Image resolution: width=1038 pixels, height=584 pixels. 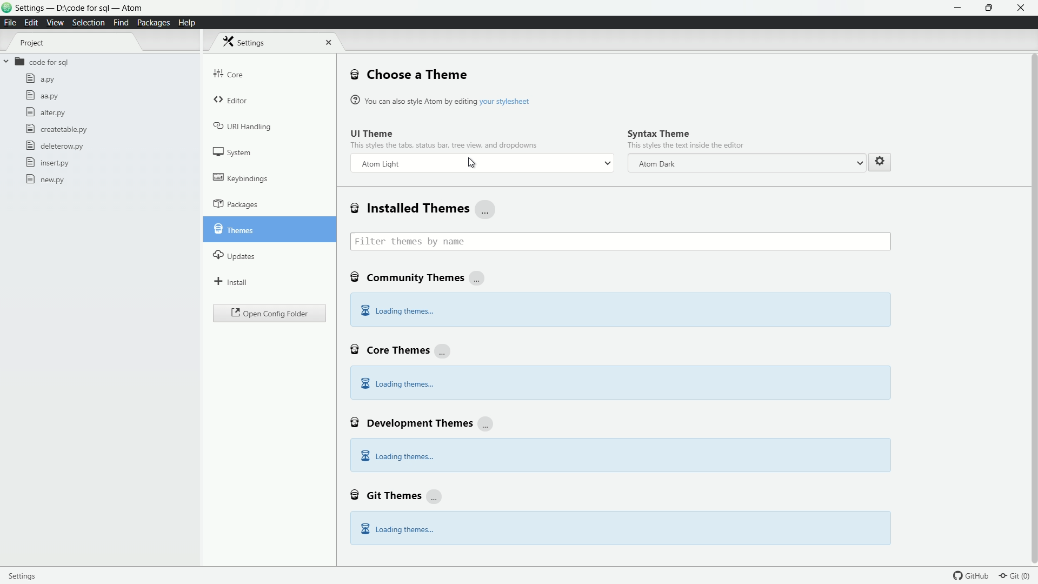 What do you see at coordinates (686, 146) in the screenshot?
I see `this styles the text inside the editor` at bounding box center [686, 146].